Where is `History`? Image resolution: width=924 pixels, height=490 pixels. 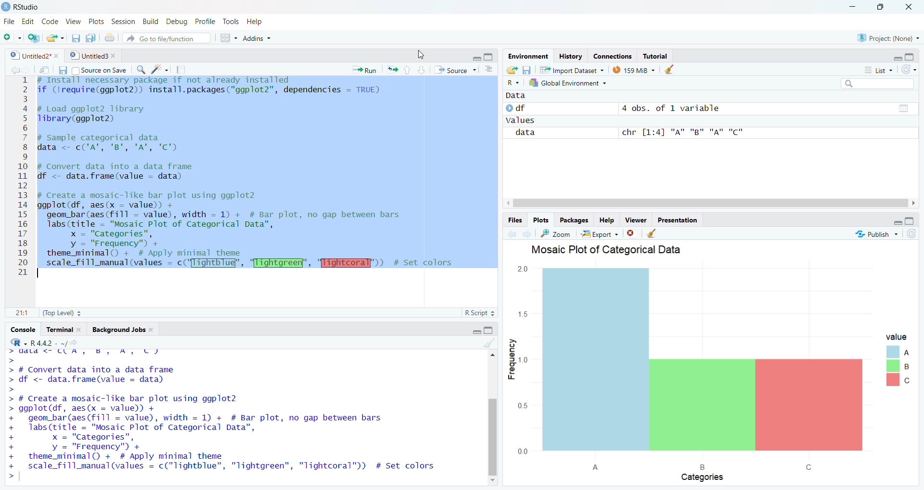
History is located at coordinates (571, 56).